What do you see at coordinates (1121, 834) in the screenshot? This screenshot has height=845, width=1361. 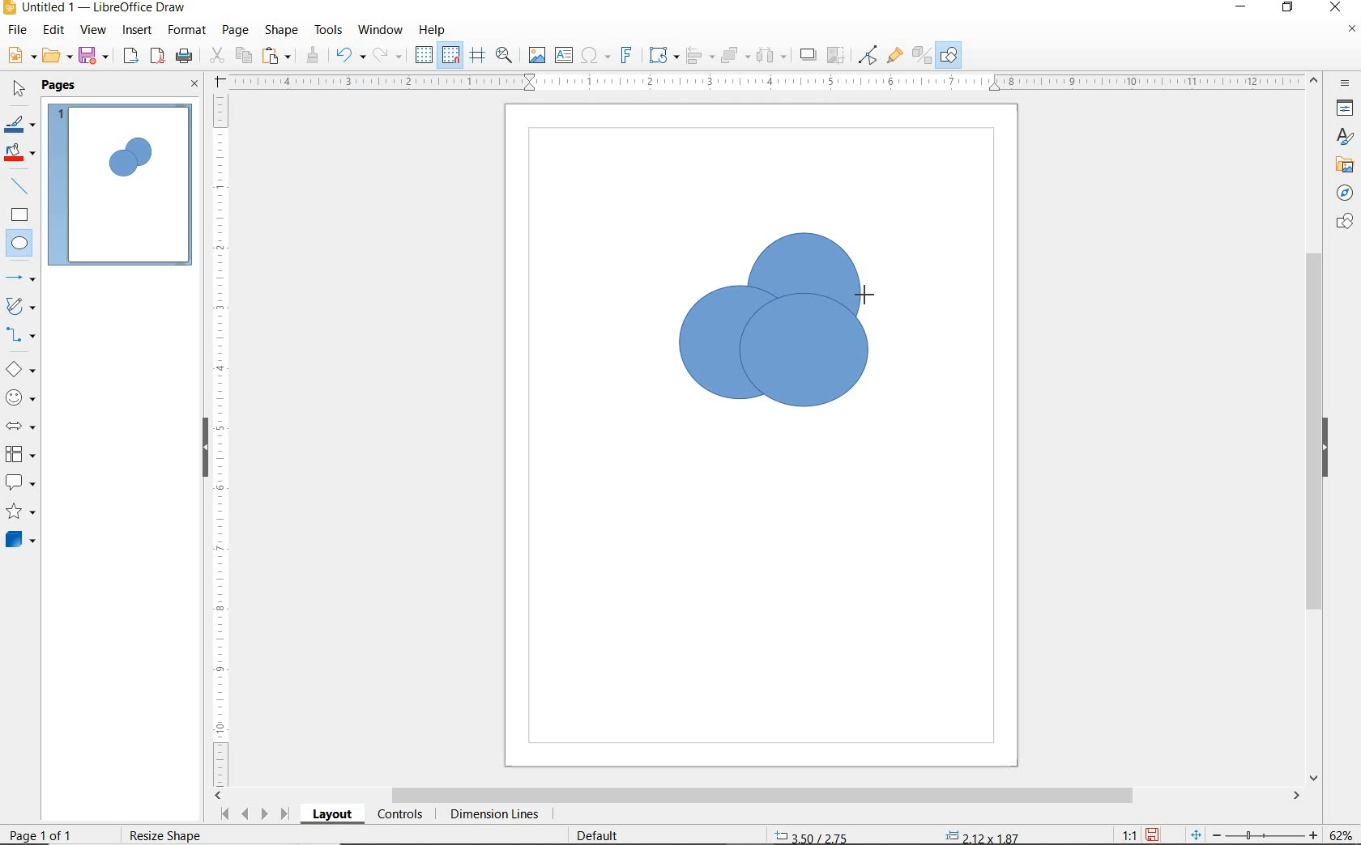 I see `SCALE FACTOR` at bounding box center [1121, 834].